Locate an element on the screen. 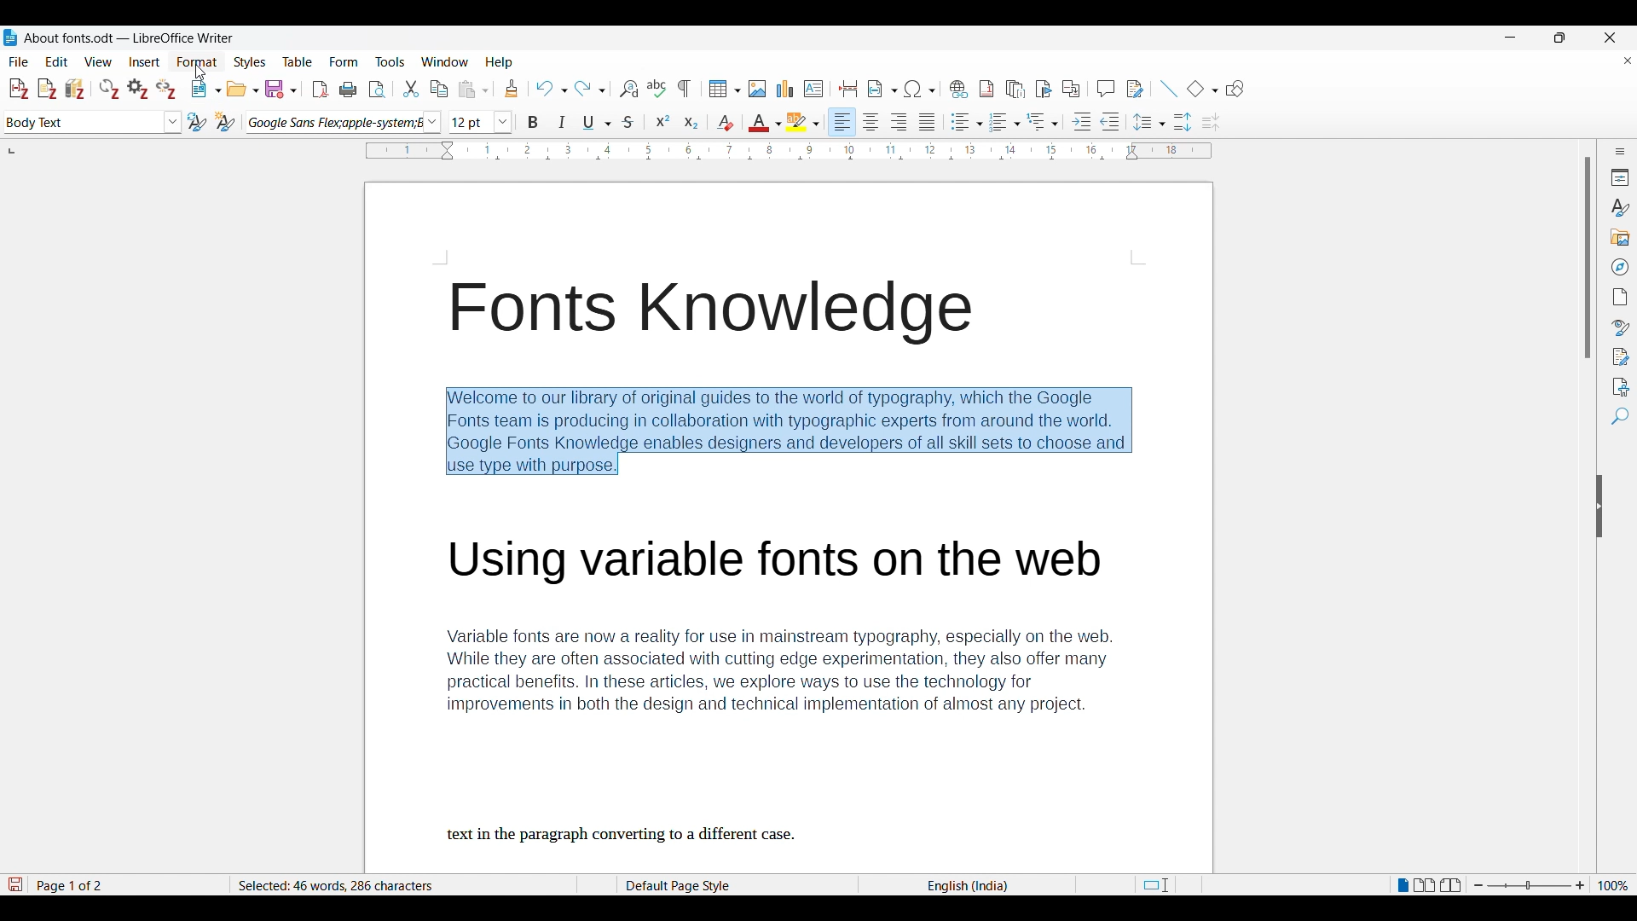 The height and width of the screenshot is (921, 1637). Font size is located at coordinates (481, 122).